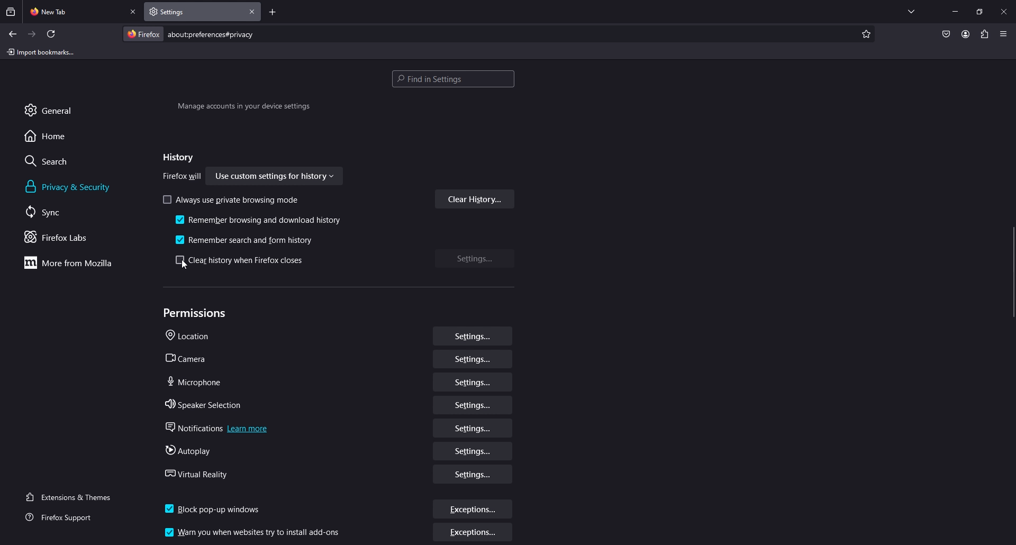 The image size is (1016, 545). I want to click on clear history, so click(475, 199).